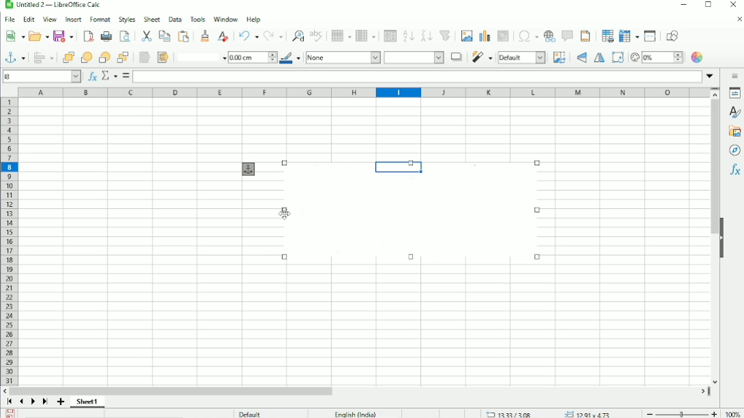  What do you see at coordinates (580, 58) in the screenshot?
I see `Flip vertically` at bounding box center [580, 58].